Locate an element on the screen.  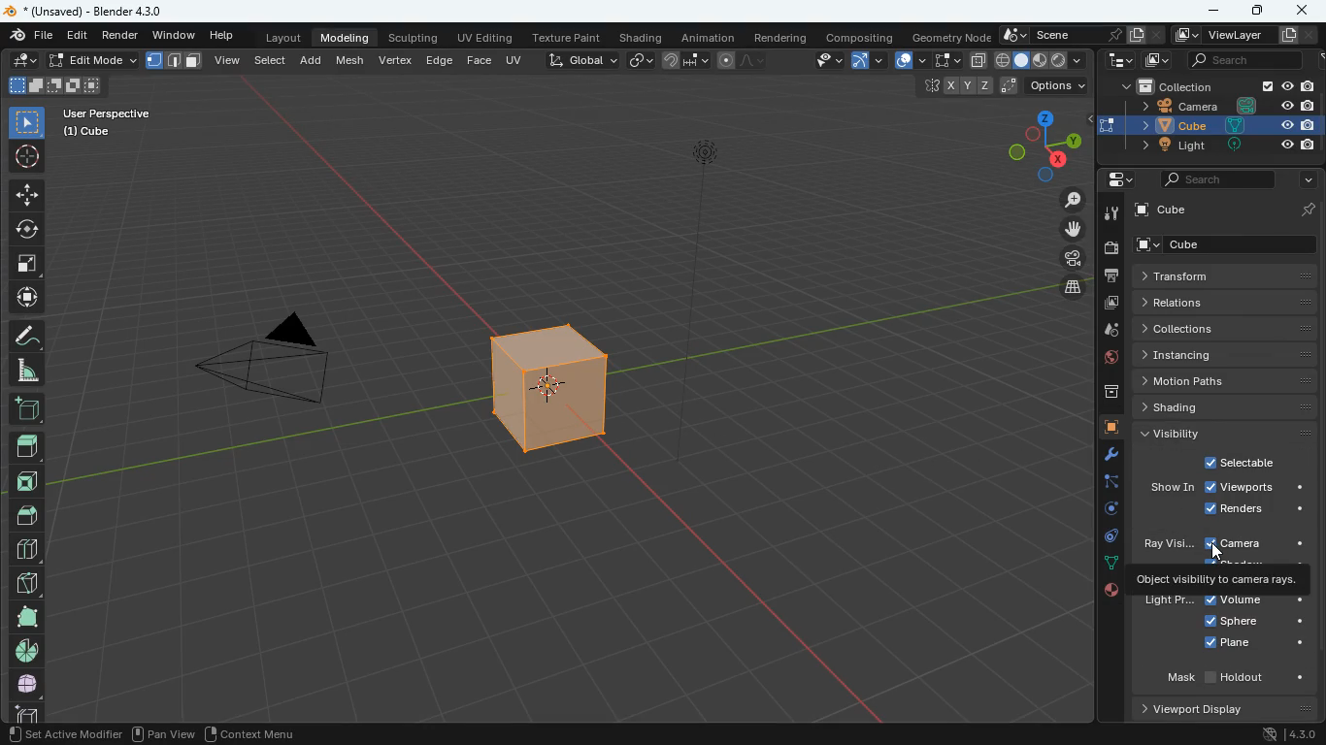
drop is located at coordinates (1108, 330).